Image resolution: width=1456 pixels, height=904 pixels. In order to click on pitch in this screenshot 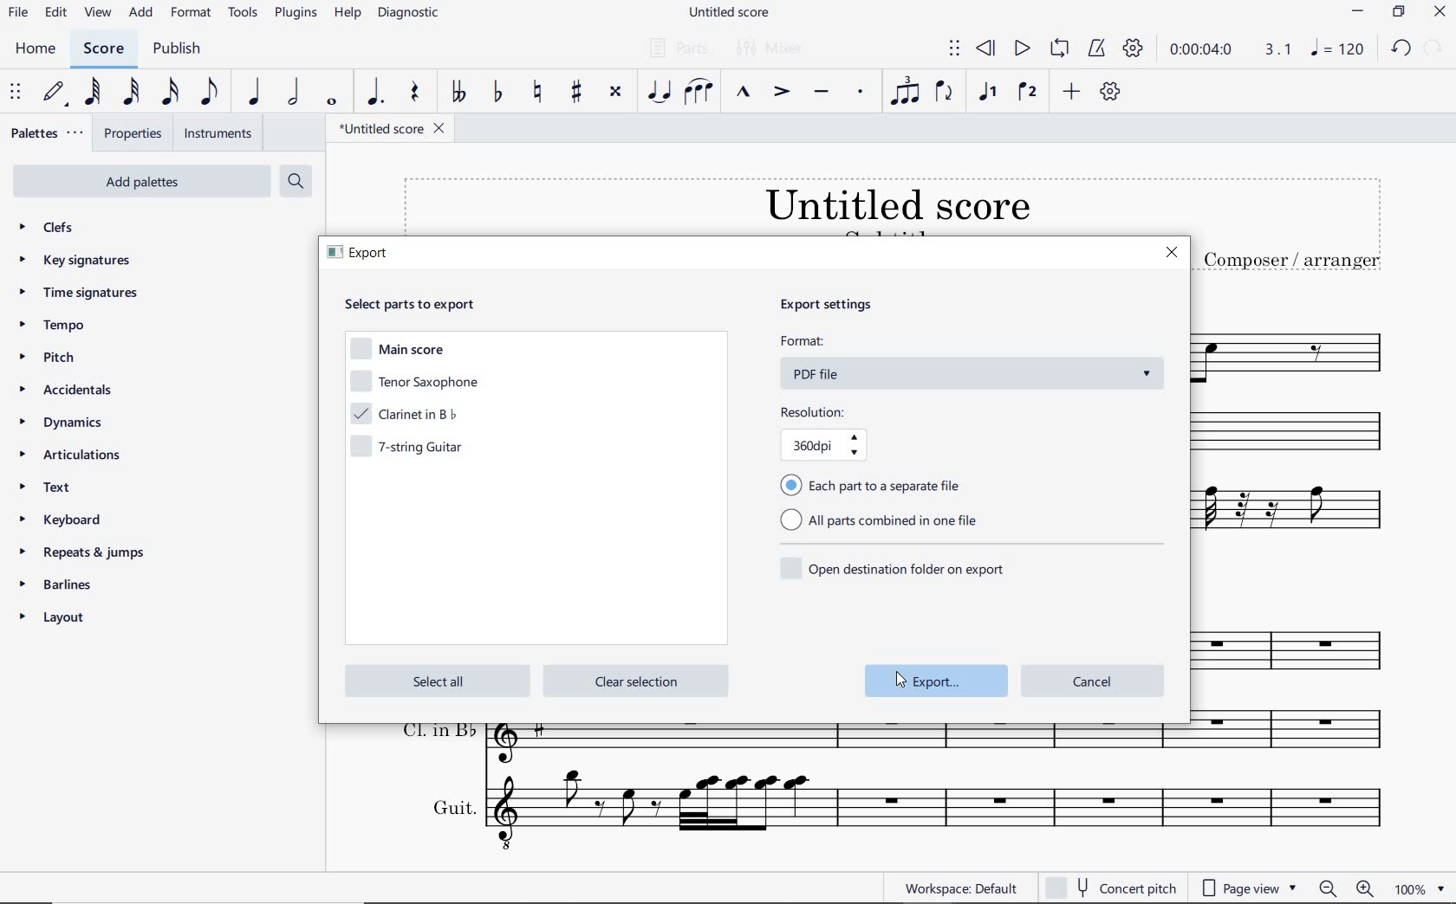, I will do `click(49, 359)`.